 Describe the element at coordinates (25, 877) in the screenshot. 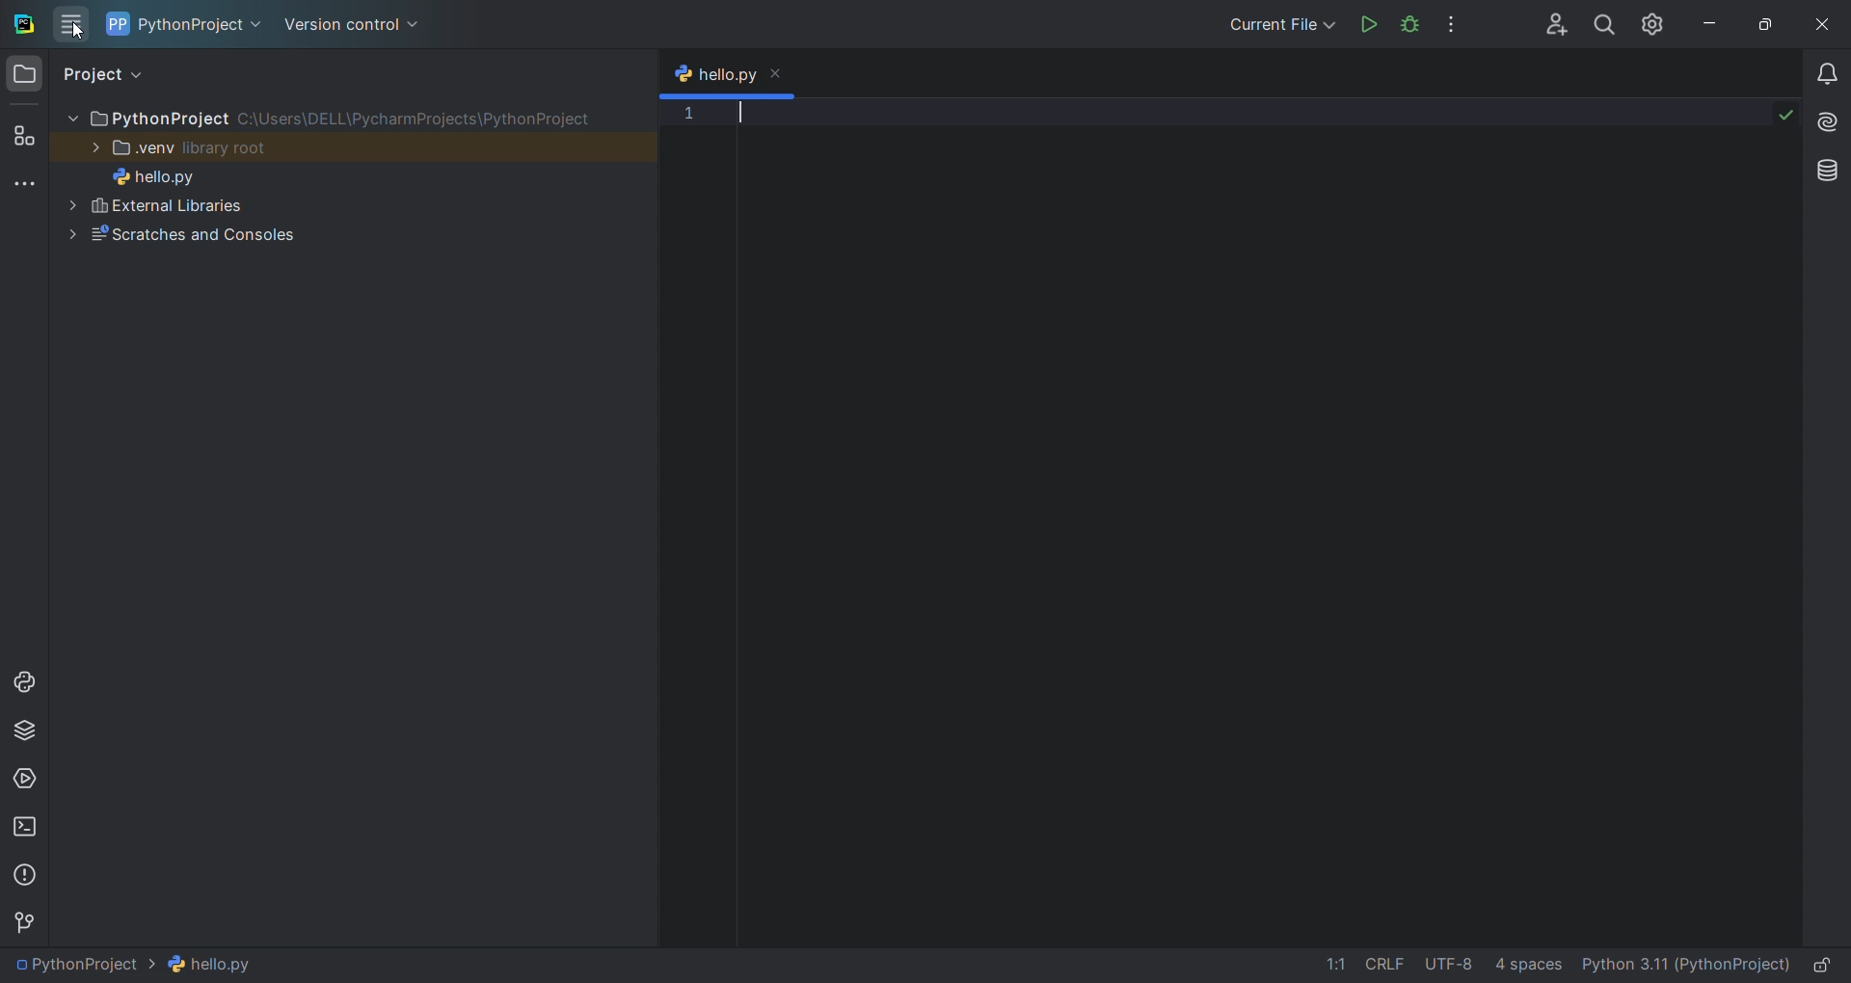

I see `problems` at that location.